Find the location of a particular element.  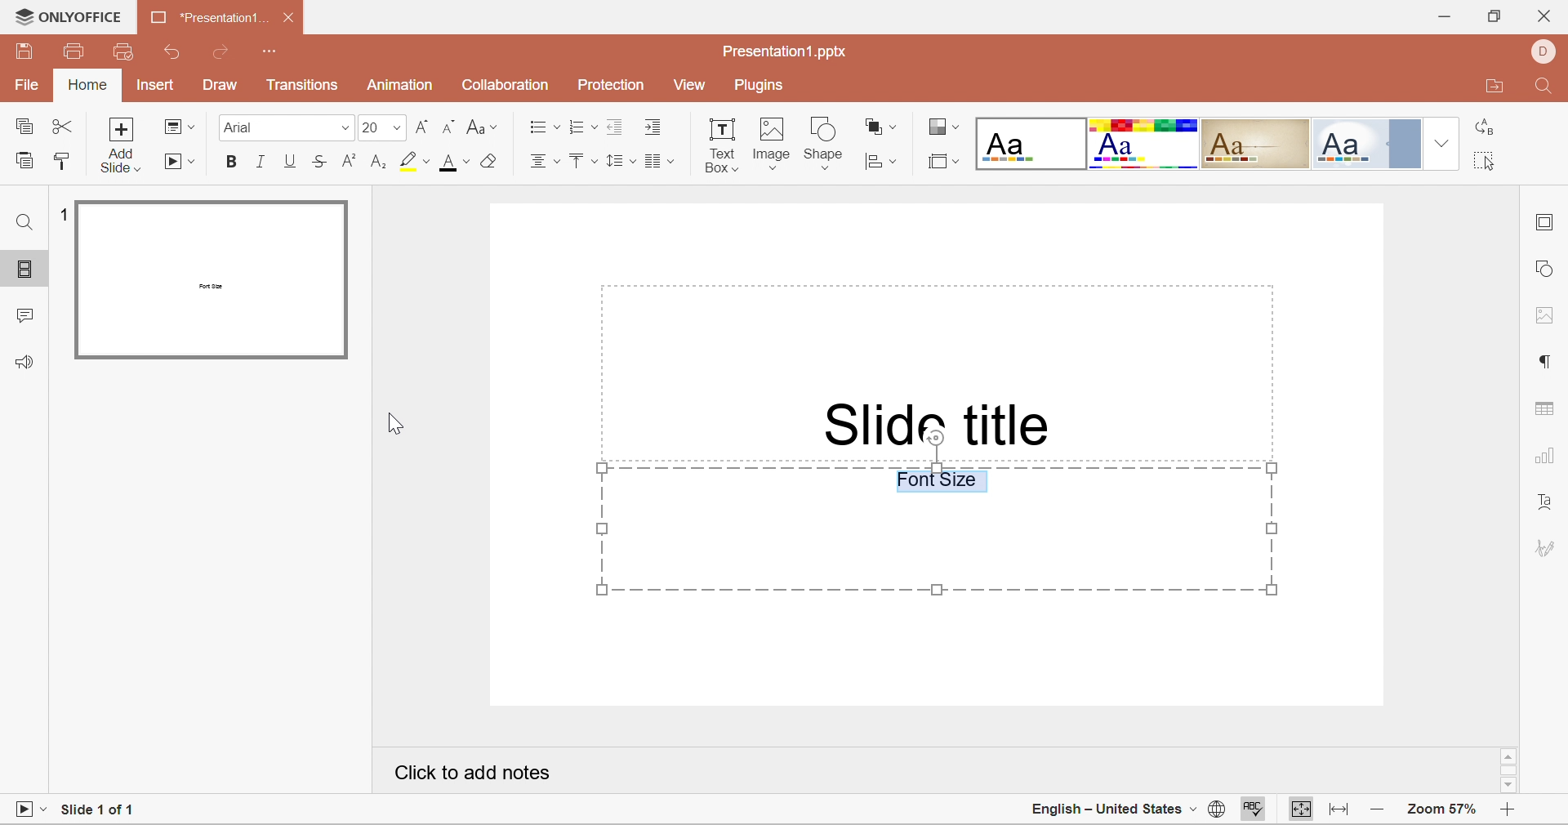

chart settings is located at coordinates (1547, 460).